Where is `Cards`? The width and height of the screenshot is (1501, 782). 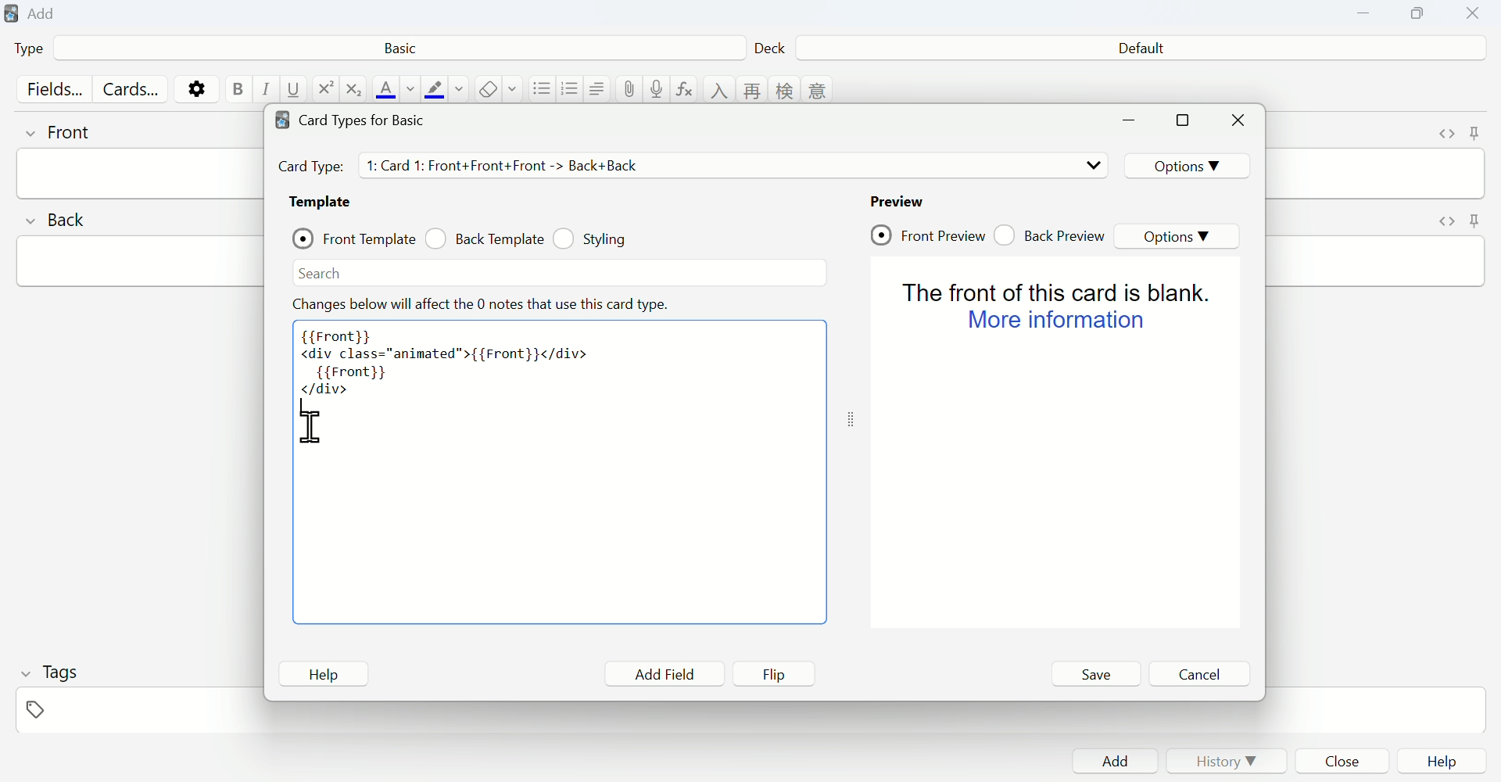 Cards is located at coordinates (131, 89).